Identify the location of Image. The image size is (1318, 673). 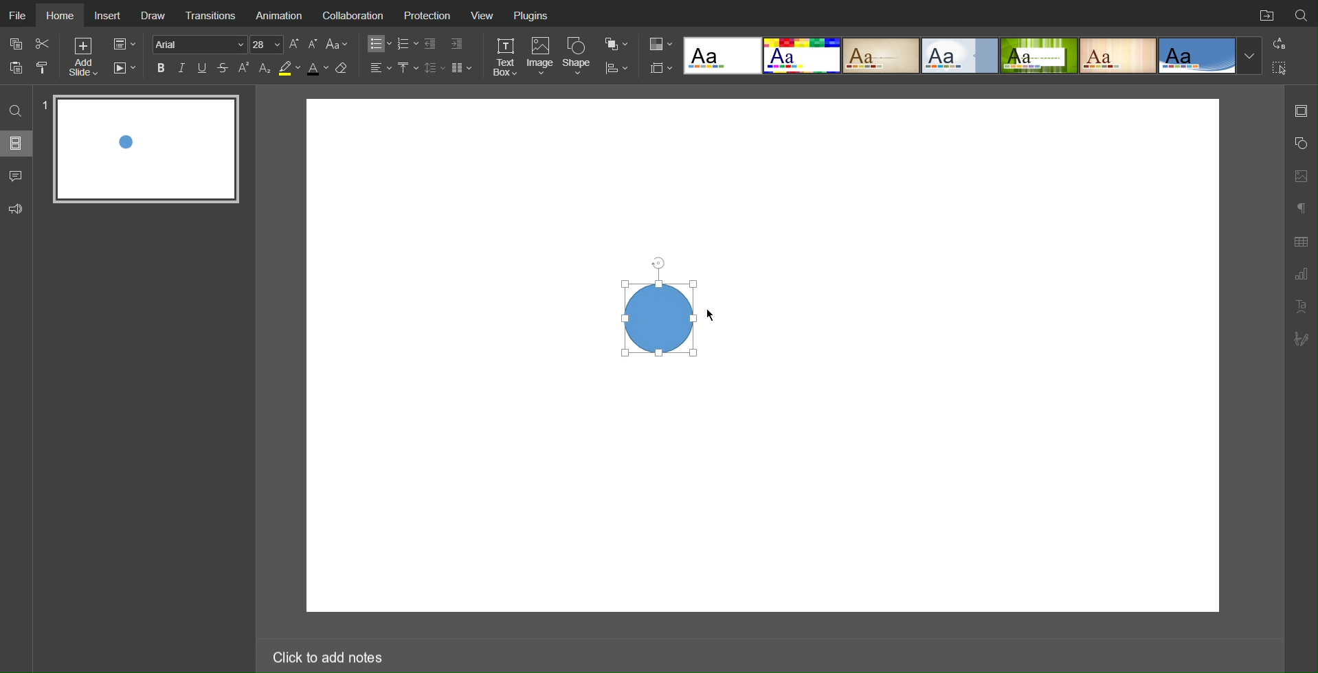
(542, 57).